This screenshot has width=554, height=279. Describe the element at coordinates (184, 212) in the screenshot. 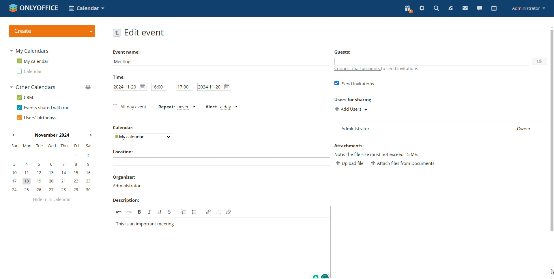

I see `insert/remove numbered list` at that location.